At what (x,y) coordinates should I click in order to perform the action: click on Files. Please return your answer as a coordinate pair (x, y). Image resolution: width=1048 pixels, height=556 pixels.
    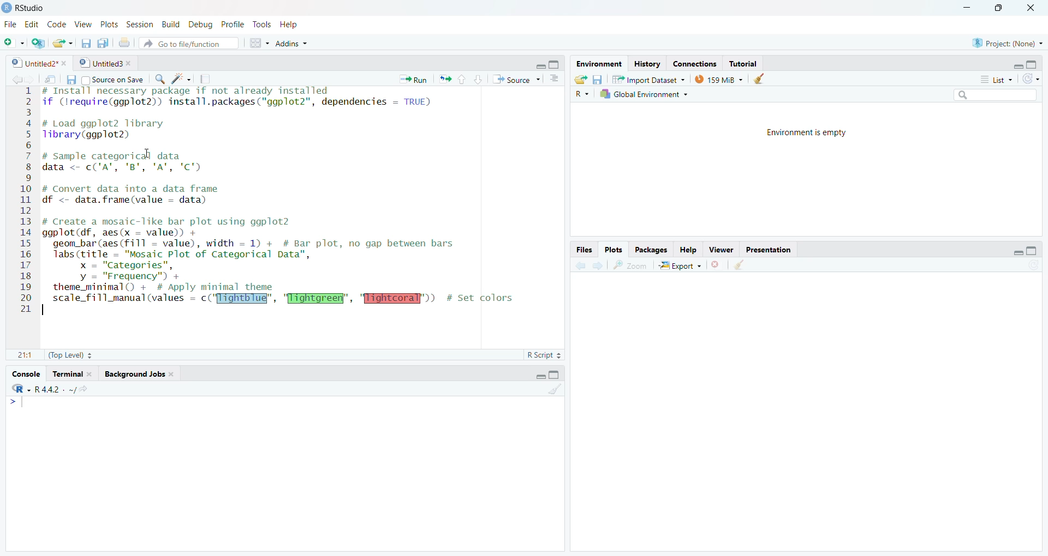
    Looking at the image, I should click on (584, 251).